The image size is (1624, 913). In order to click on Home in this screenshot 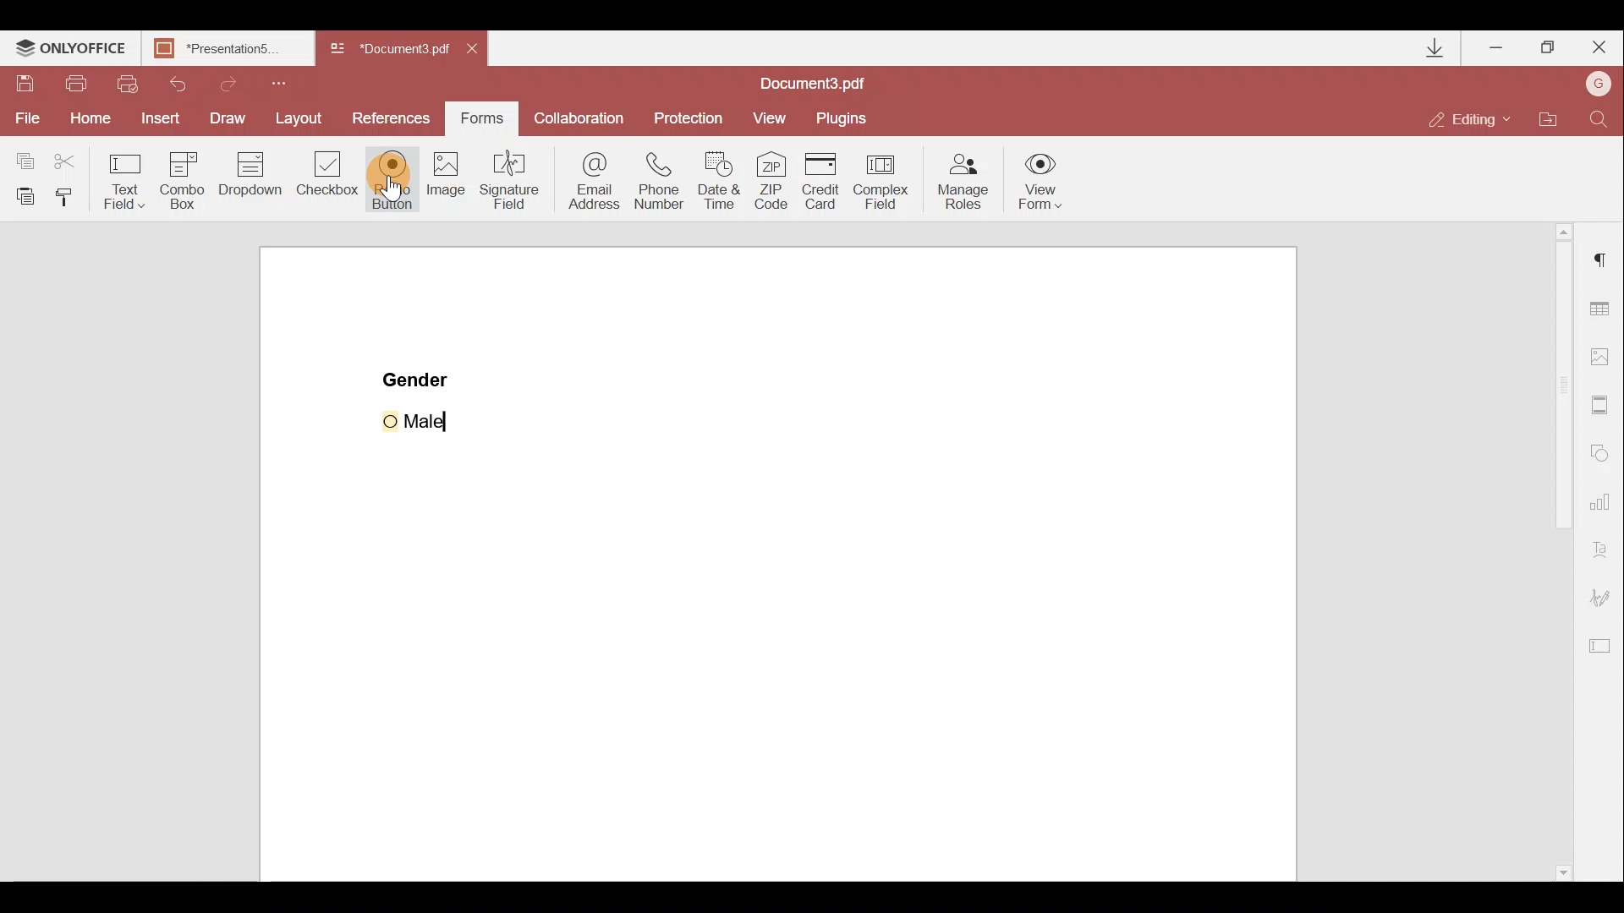, I will do `click(85, 121)`.